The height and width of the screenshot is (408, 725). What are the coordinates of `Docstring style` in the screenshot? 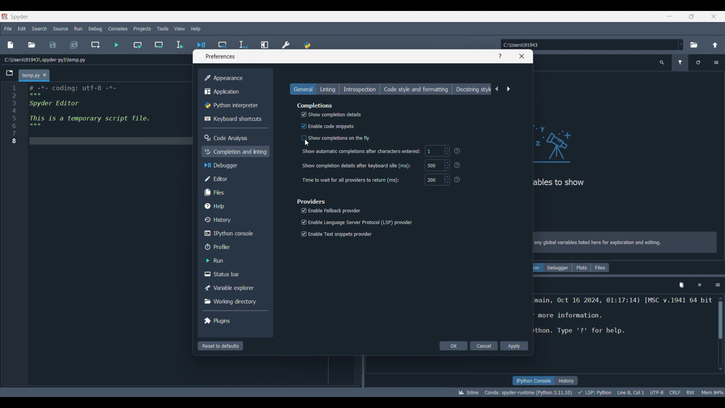 It's located at (472, 89).